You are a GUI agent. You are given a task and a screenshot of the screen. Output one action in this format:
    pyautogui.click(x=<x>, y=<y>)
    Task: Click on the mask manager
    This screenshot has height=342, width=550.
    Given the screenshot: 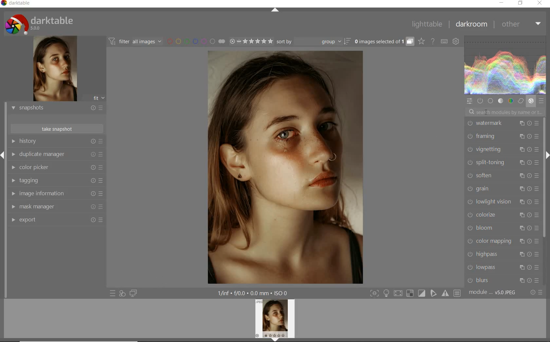 What is the action you would take?
    pyautogui.click(x=57, y=207)
    